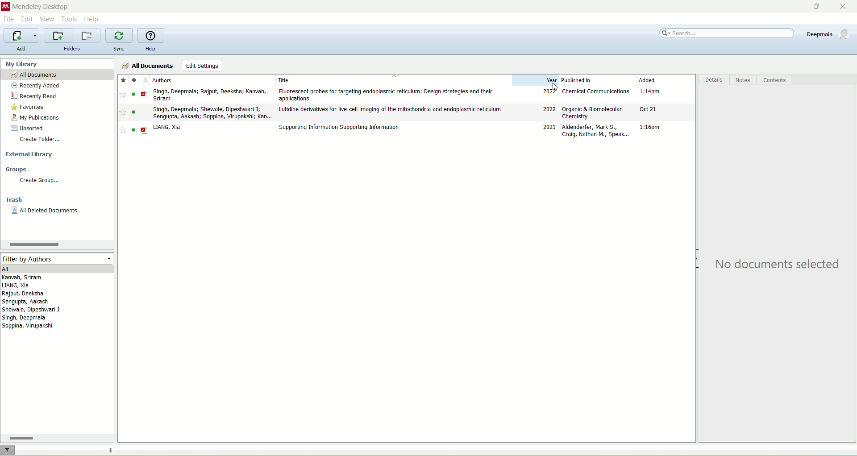 The width and height of the screenshot is (857, 456). What do you see at coordinates (54, 74) in the screenshot?
I see `all documents` at bounding box center [54, 74].